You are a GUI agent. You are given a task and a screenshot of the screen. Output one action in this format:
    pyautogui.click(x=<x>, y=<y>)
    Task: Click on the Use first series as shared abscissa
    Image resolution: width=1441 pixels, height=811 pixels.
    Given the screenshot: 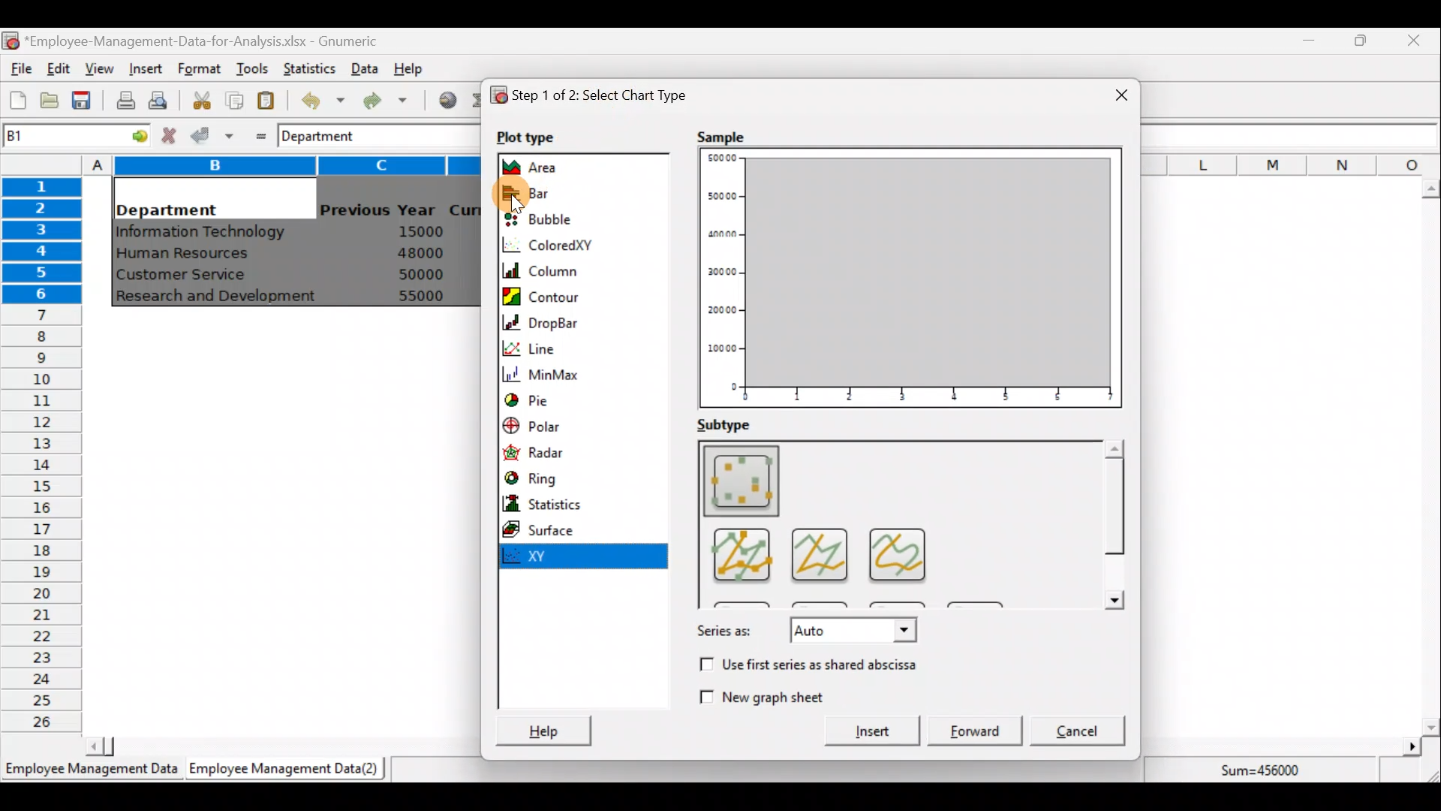 What is the action you would take?
    pyautogui.click(x=808, y=667)
    